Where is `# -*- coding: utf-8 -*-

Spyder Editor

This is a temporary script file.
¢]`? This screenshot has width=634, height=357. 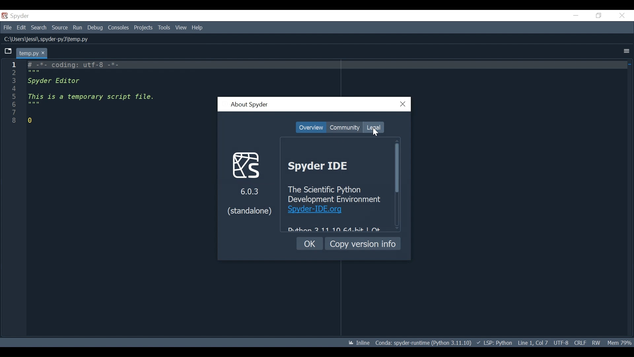
# -*- coding: utf-8 -*-

Spyder Editor

This is a temporary script file.
¢] is located at coordinates (92, 95).